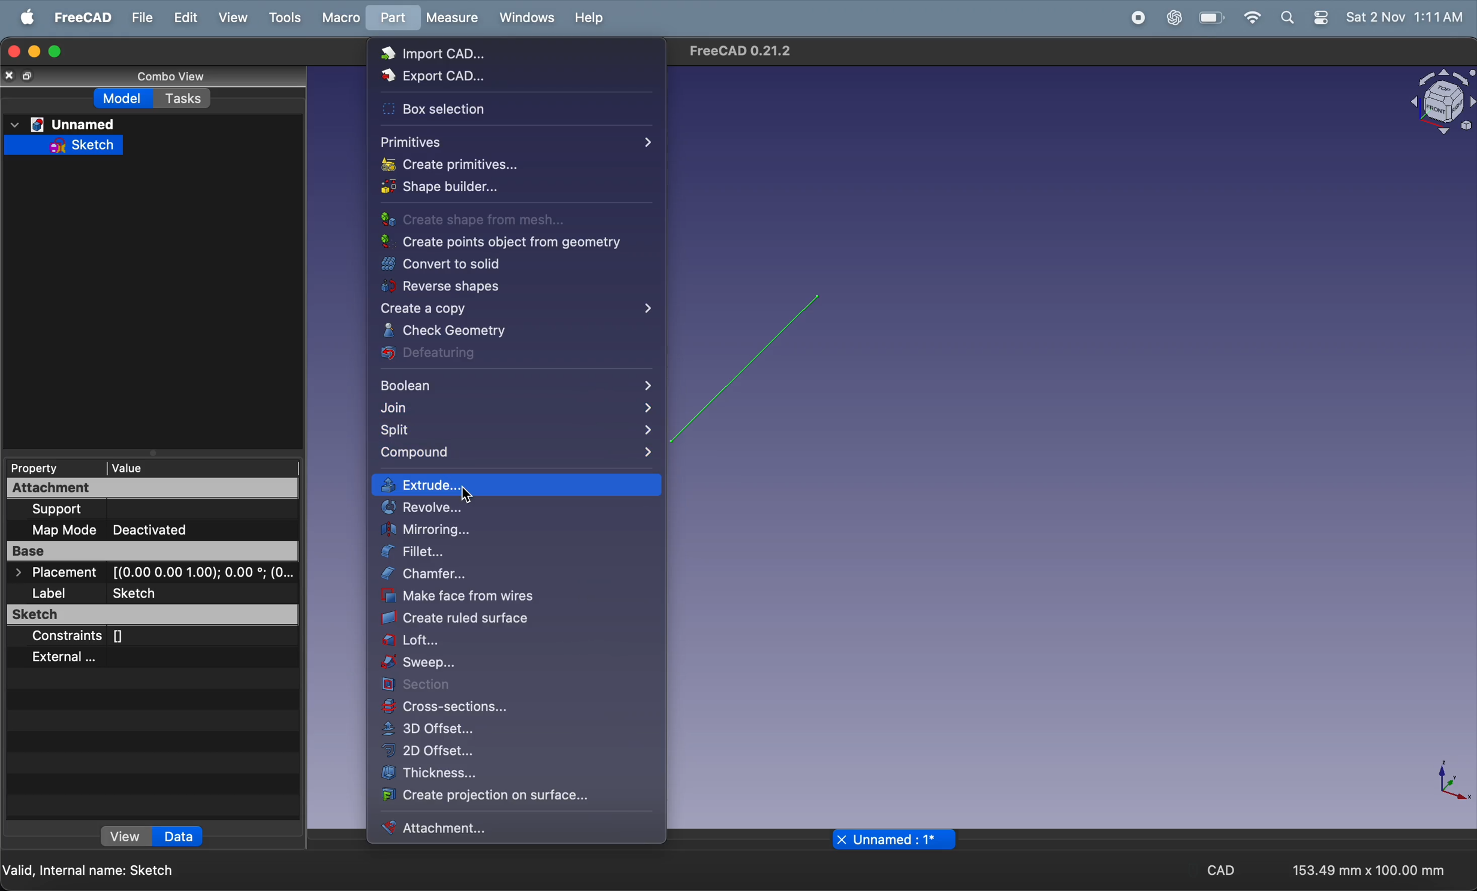  I want to click on 2D offset..., so click(511, 751).